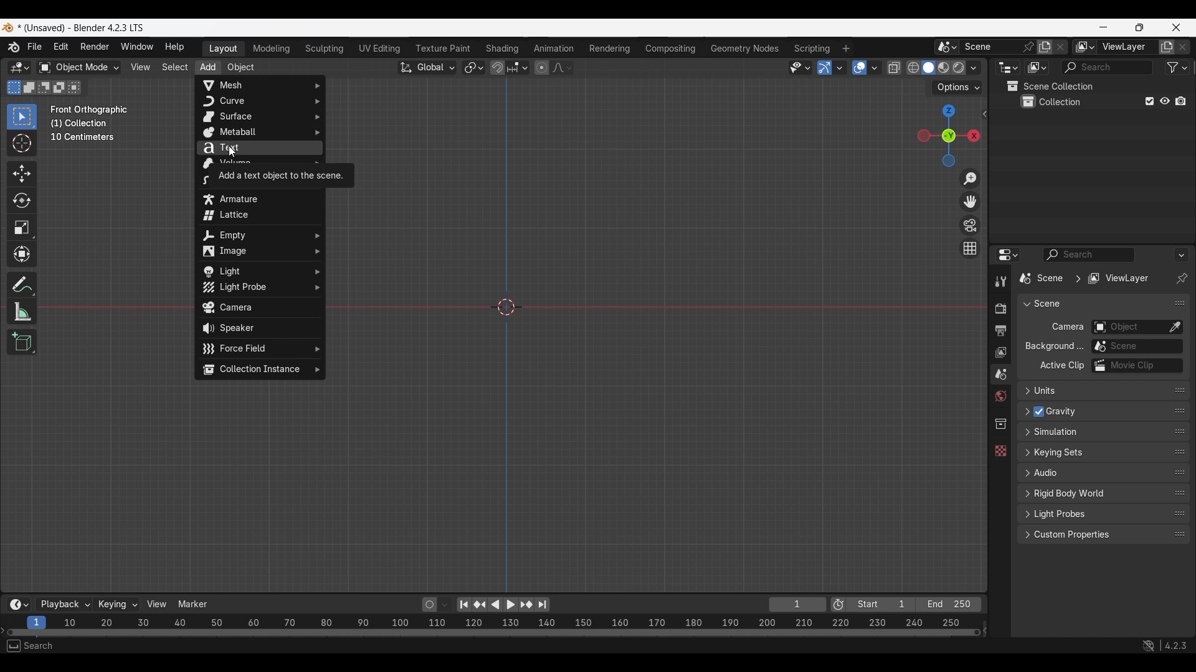 This screenshot has width=1196, height=672. Describe the element at coordinates (554, 49) in the screenshot. I see `Animation workspace` at that location.